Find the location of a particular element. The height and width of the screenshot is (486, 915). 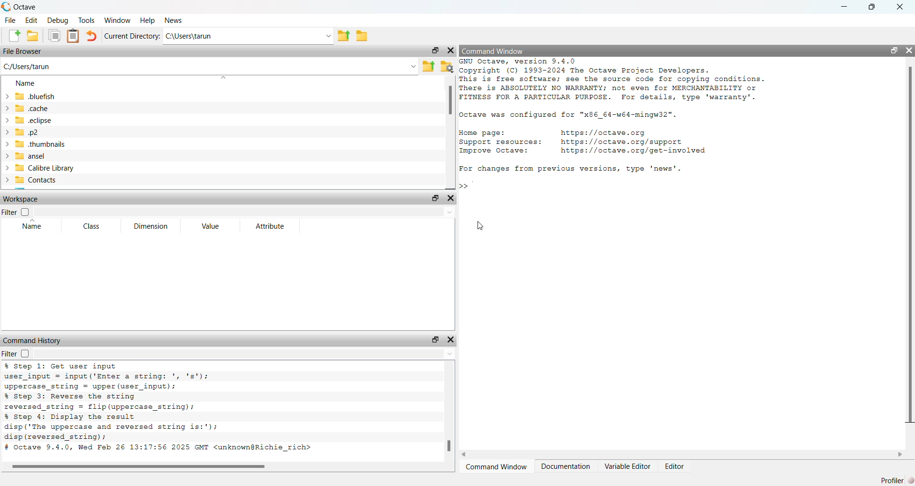

command window is located at coordinates (495, 467).